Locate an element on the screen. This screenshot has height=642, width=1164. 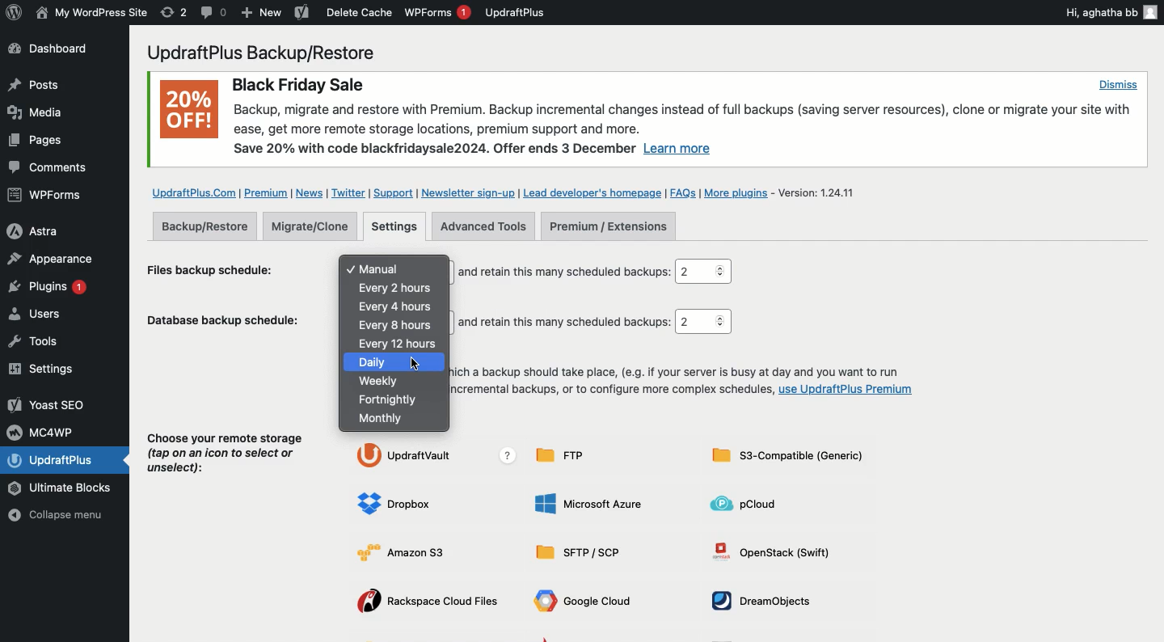
Sftp SCP is located at coordinates (584, 553).